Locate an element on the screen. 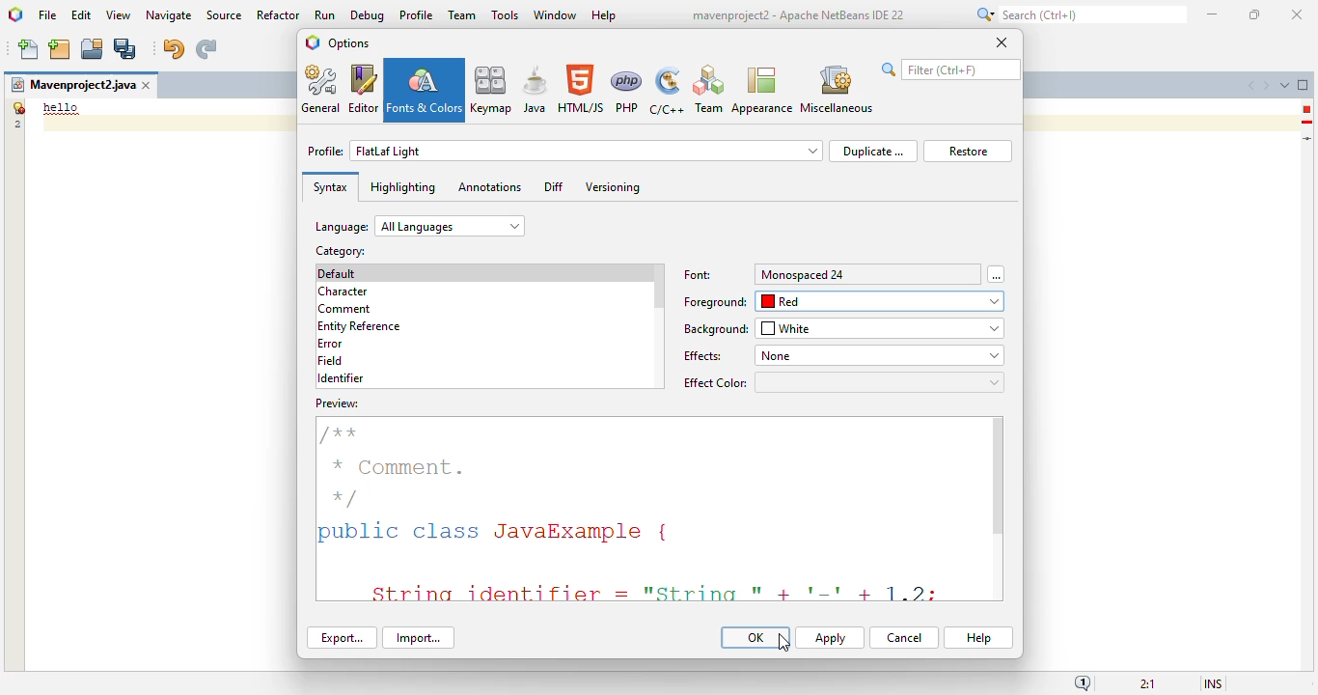  editor is located at coordinates (364, 89).